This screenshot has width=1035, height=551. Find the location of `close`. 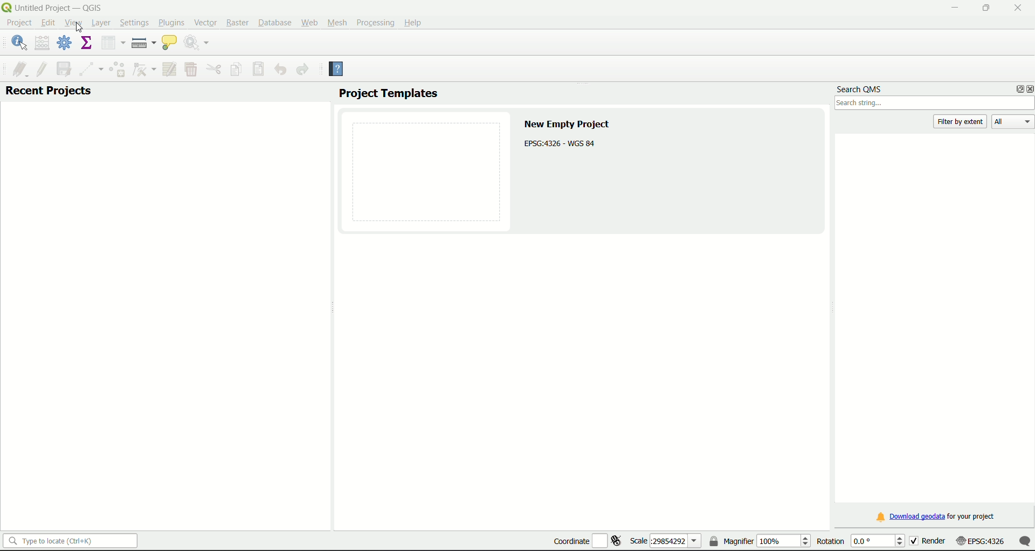

close is located at coordinates (1017, 7).